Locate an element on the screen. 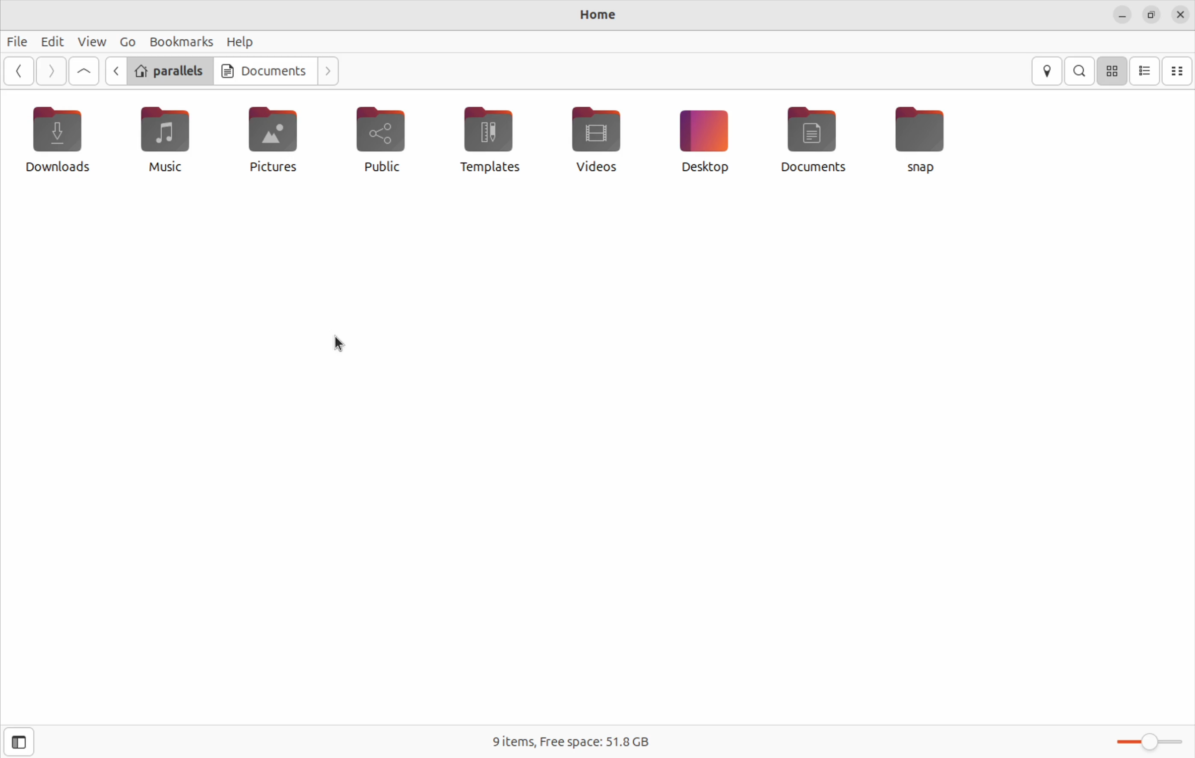  minimze is located at coordinates (1123, 14).